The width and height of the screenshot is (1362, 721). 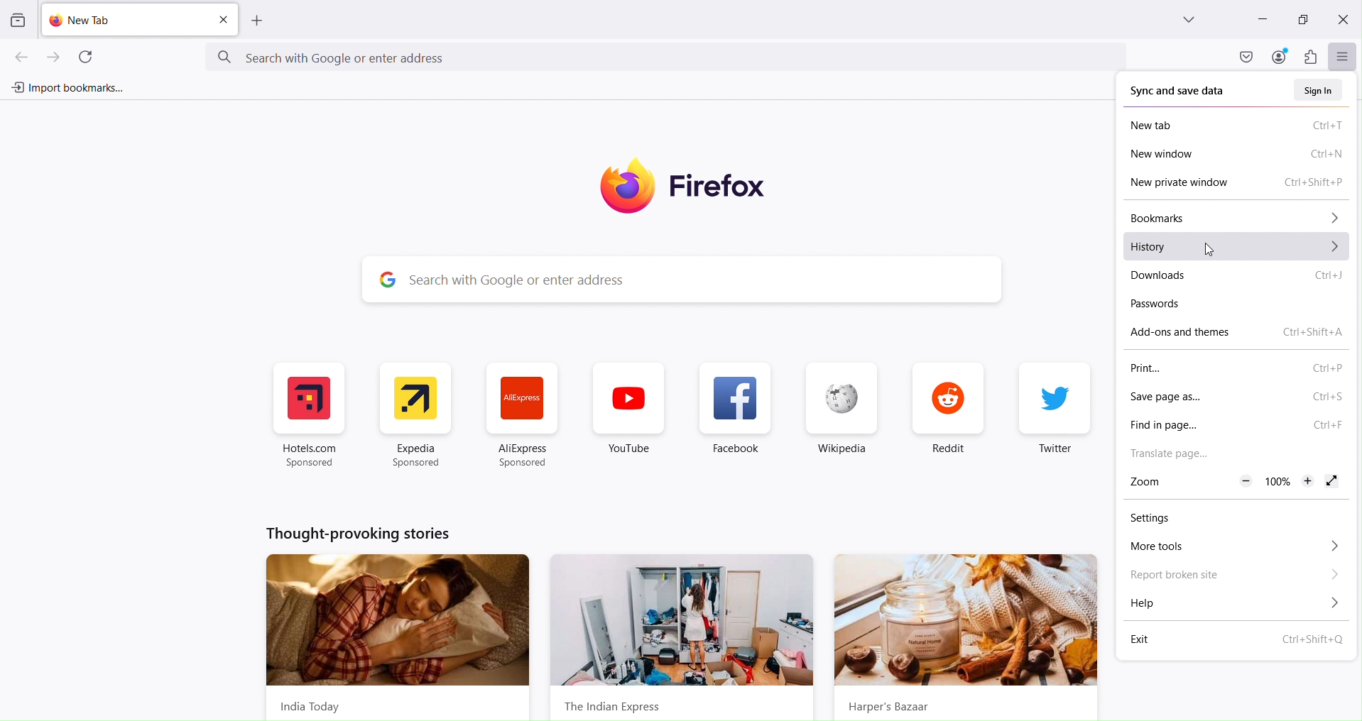 I want to click on Refresh, so click(x=86, y=55).